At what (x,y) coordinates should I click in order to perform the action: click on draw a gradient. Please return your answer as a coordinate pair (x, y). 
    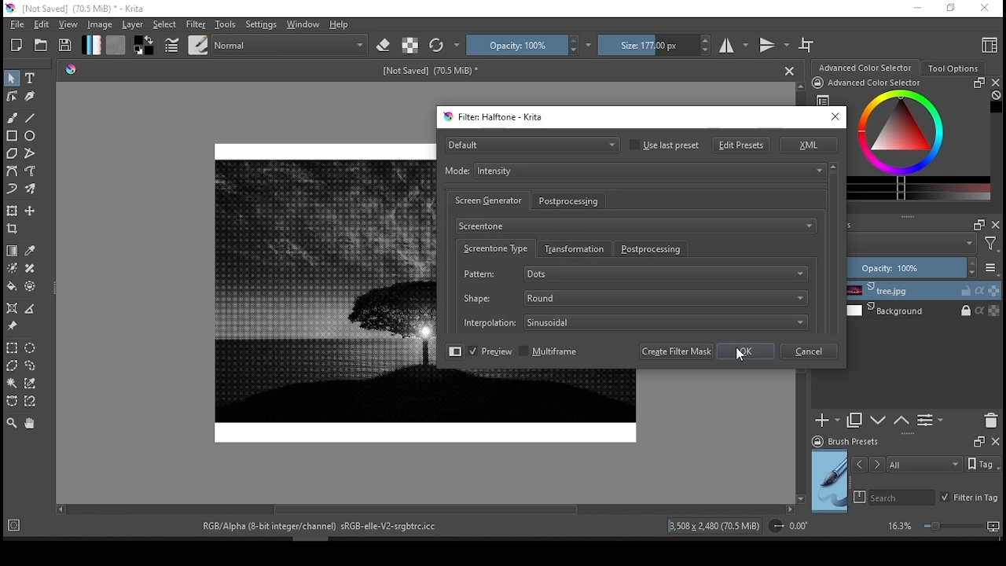
    Looking at the image, I should click on (12, 250).